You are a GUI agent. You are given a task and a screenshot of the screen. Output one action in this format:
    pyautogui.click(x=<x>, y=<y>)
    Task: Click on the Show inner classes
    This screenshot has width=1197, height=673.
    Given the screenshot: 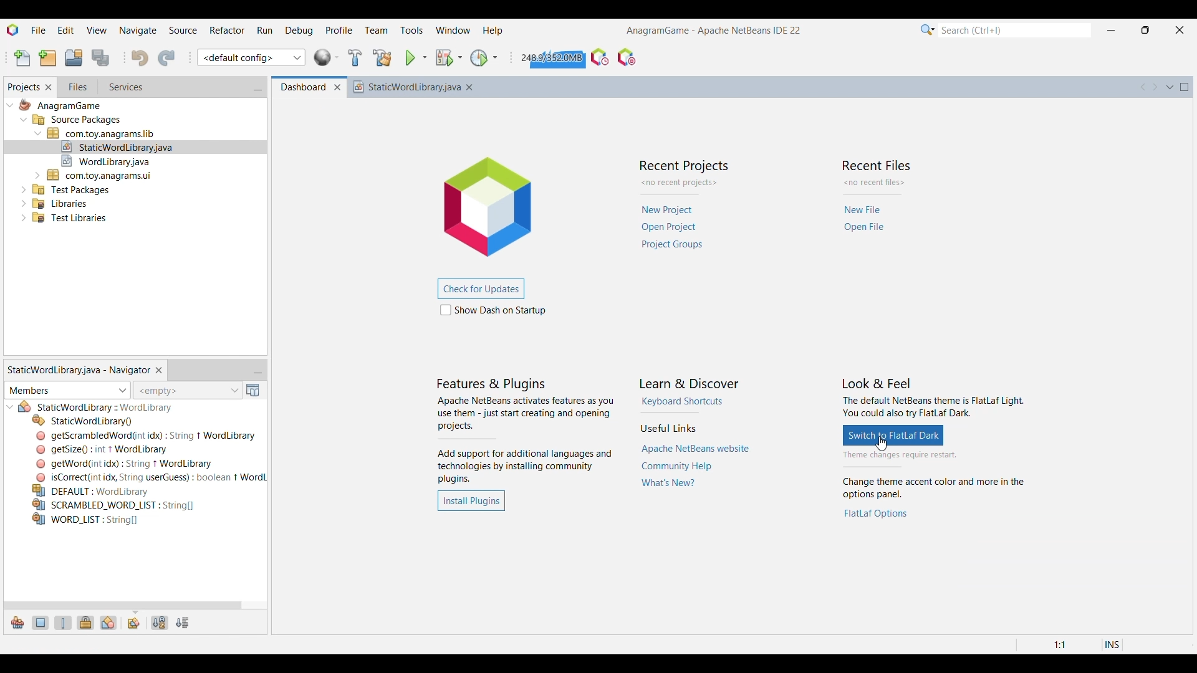 What is the action you would take?
    pyautogui.click(x=108, y=623)
    